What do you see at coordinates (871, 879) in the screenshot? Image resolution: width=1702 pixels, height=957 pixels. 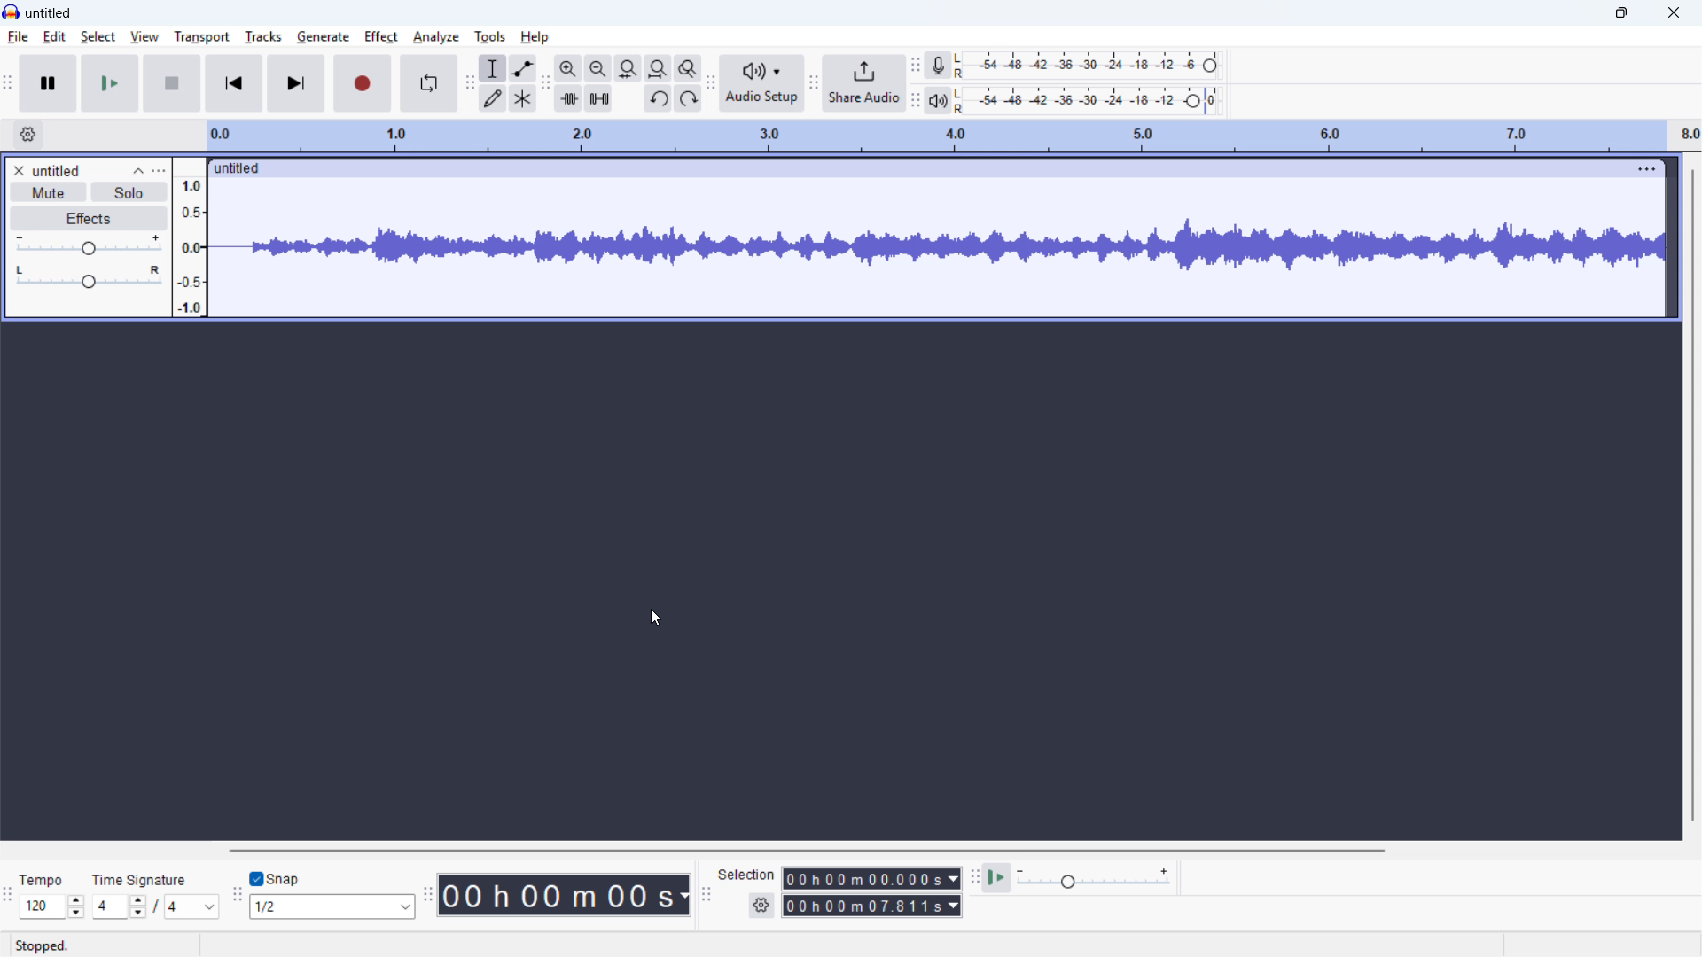 I see `Selection start time ` at bounding box center [871, 879].